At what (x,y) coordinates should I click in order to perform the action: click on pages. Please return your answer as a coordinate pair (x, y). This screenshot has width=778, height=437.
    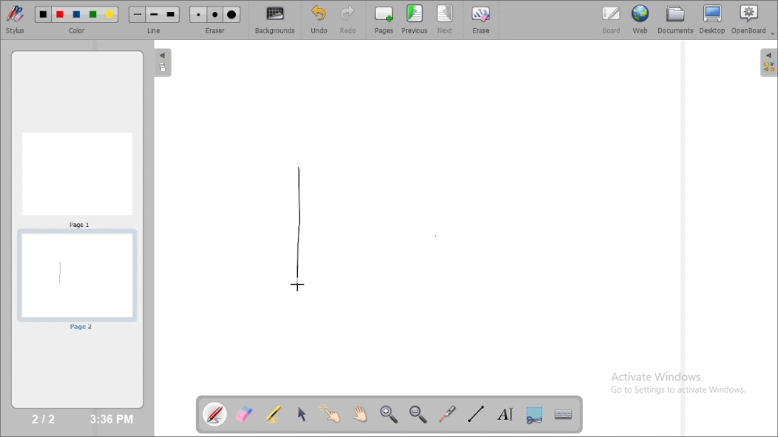
    Looking at the image, I should click on (384, 19).